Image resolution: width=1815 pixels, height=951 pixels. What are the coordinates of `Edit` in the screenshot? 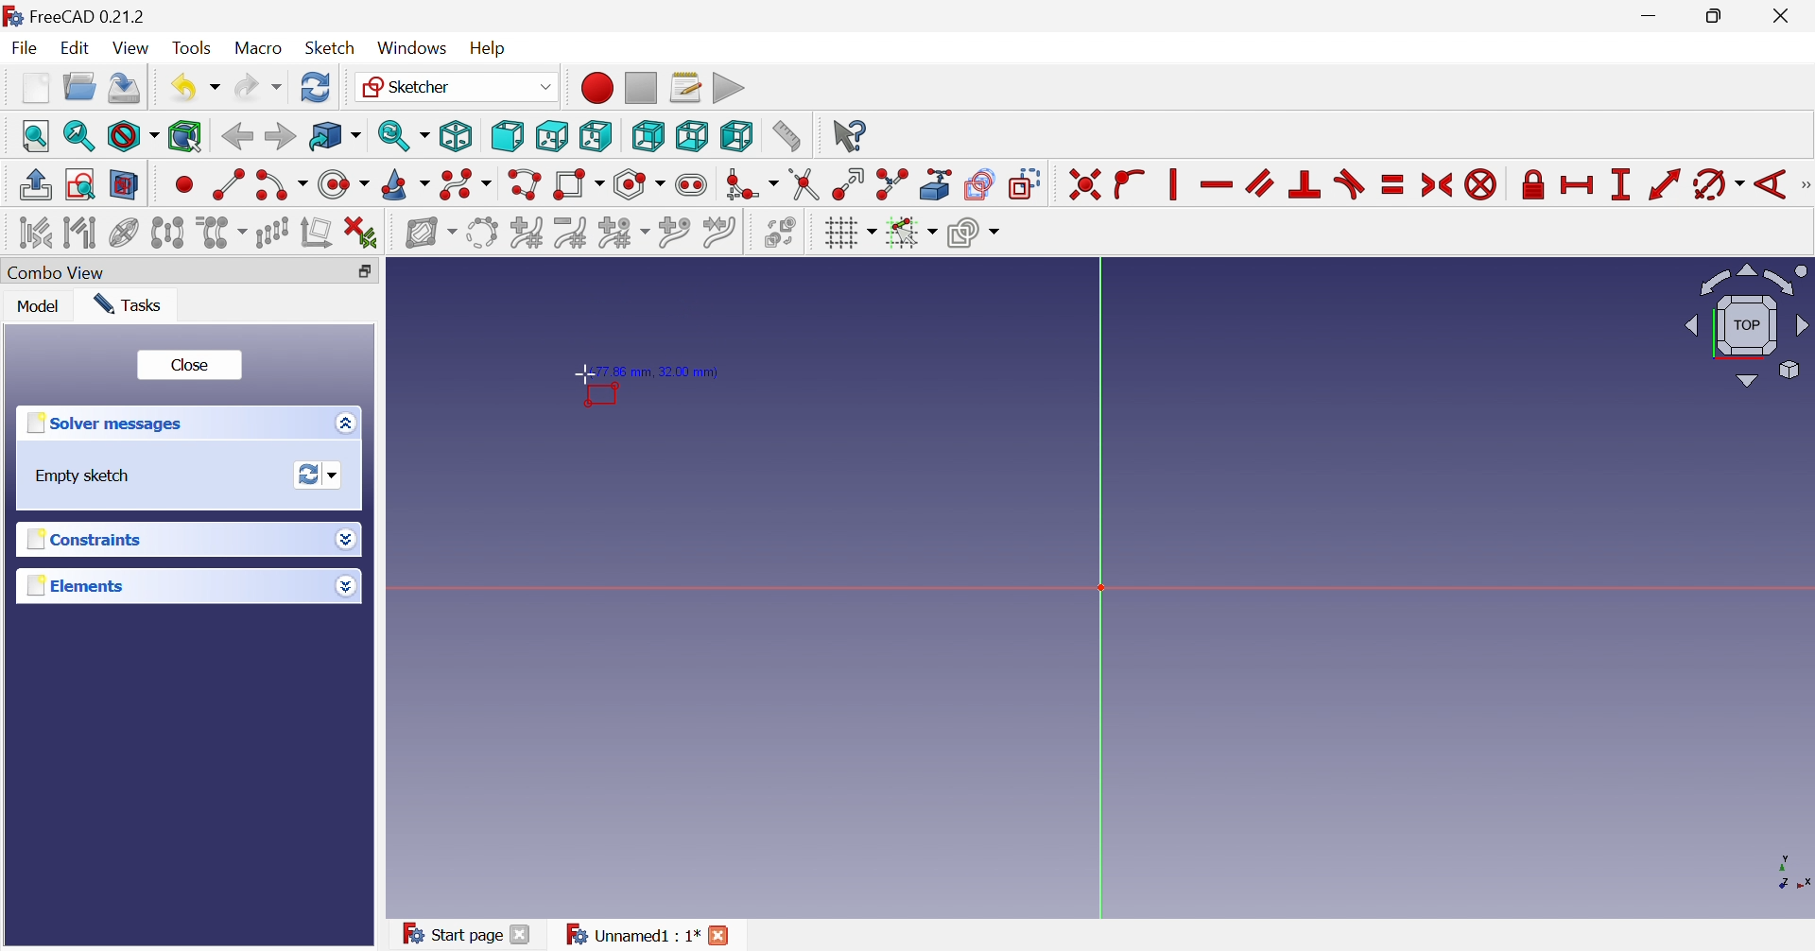 It's located at (78, 48).